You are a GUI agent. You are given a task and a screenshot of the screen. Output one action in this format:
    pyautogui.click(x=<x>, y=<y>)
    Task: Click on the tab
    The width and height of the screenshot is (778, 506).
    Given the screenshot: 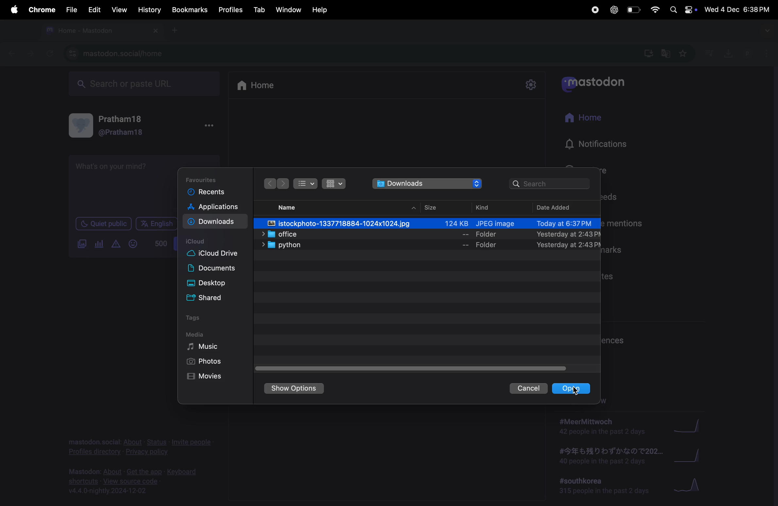 What is the action you would take?
    pyautogui.click(x=259, y=9)
    